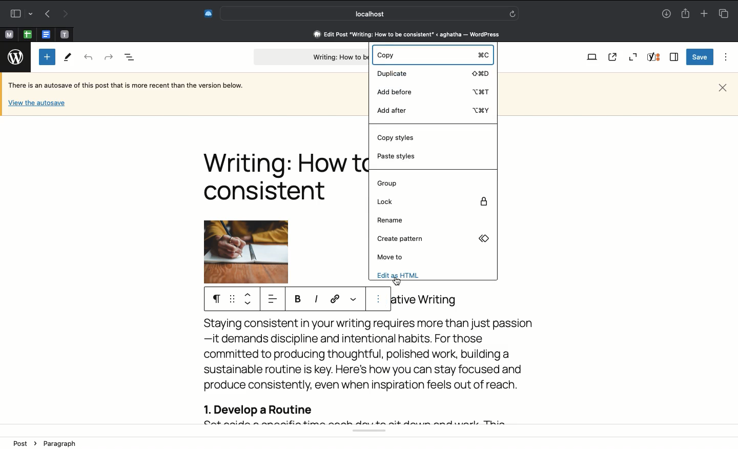  Describe the element at coordinates (130, 58) in the screenshot. I see `Document overview` at that location.